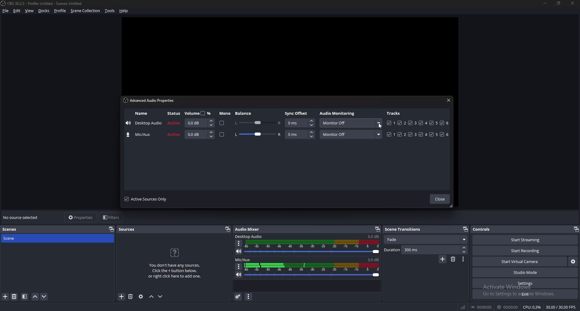 The width and height of the screenshot is (580, 311). I want to click on edit, so click(17, 11).